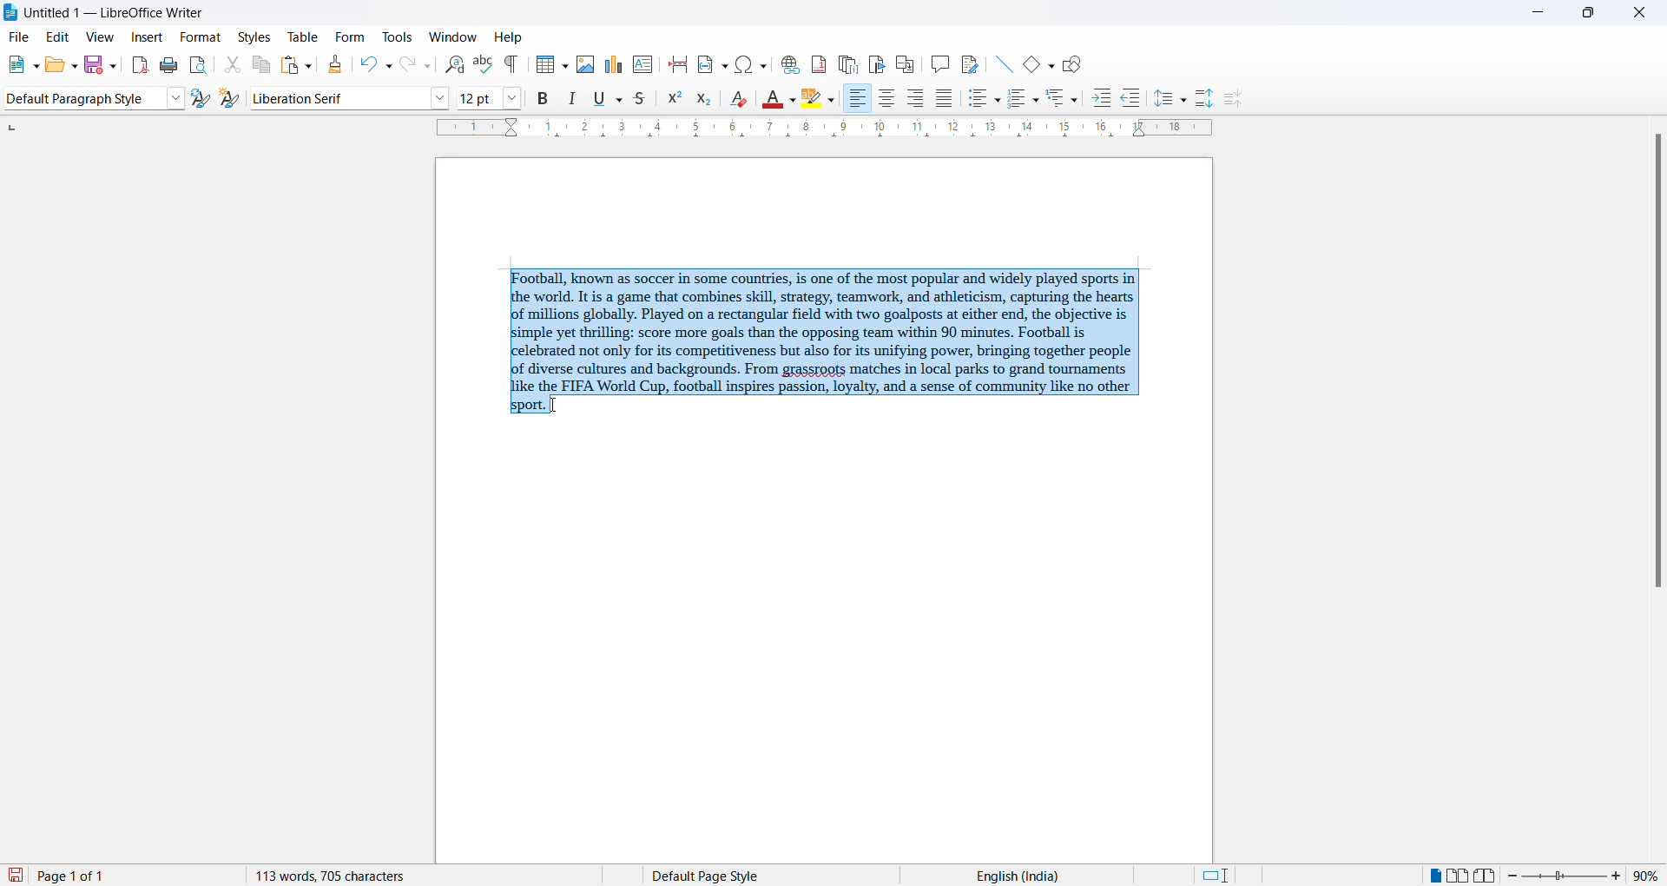 Image resolution: width=1667 pixels, height=886 pixels. I want to click on justified, so click(945, 98).